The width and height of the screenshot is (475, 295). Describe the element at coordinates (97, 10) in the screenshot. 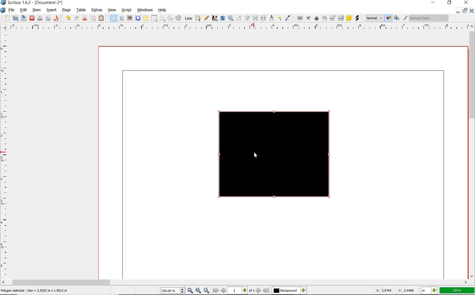

I see `extras` at that location.